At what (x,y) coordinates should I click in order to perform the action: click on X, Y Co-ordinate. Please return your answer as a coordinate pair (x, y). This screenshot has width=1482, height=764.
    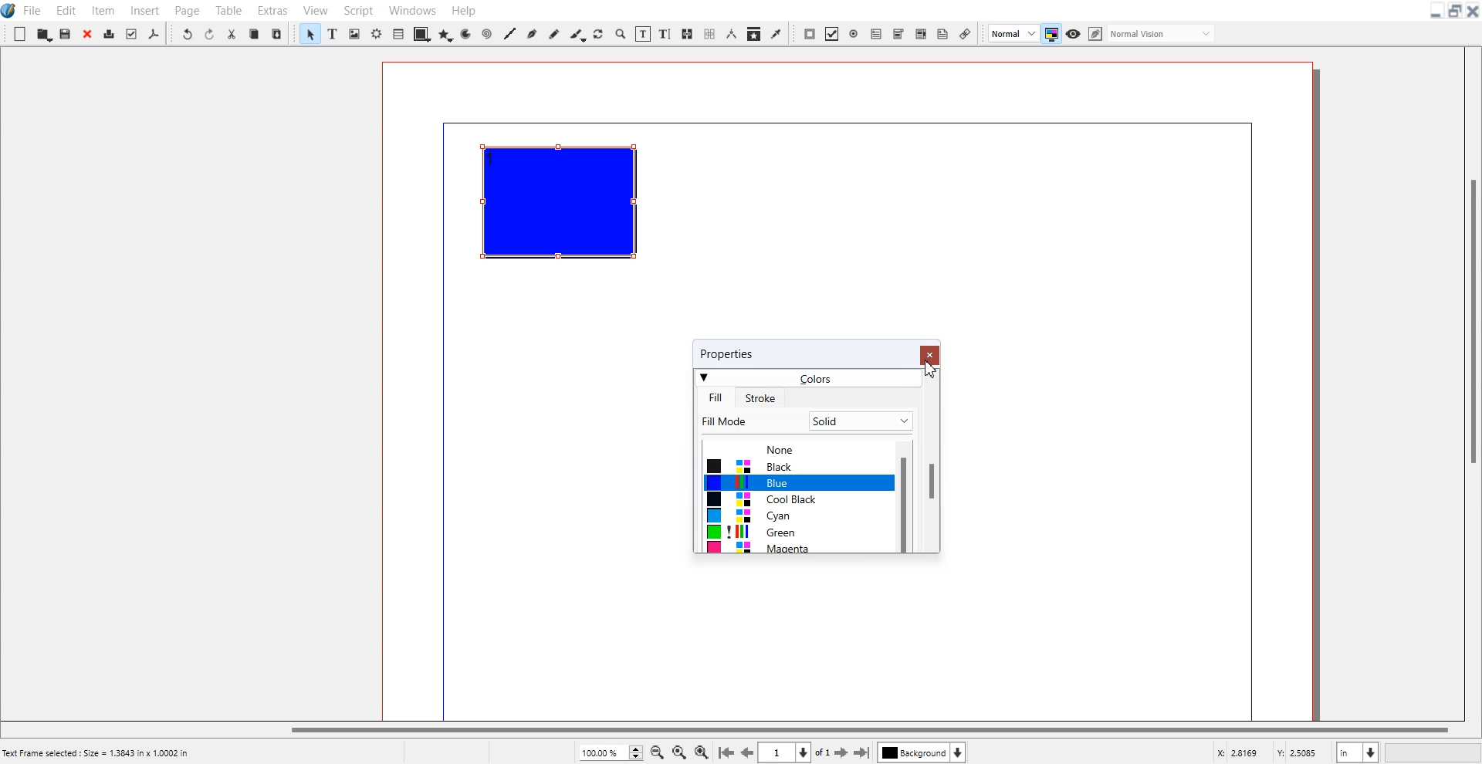
    Looking at the image, I should click on (1270, 752).